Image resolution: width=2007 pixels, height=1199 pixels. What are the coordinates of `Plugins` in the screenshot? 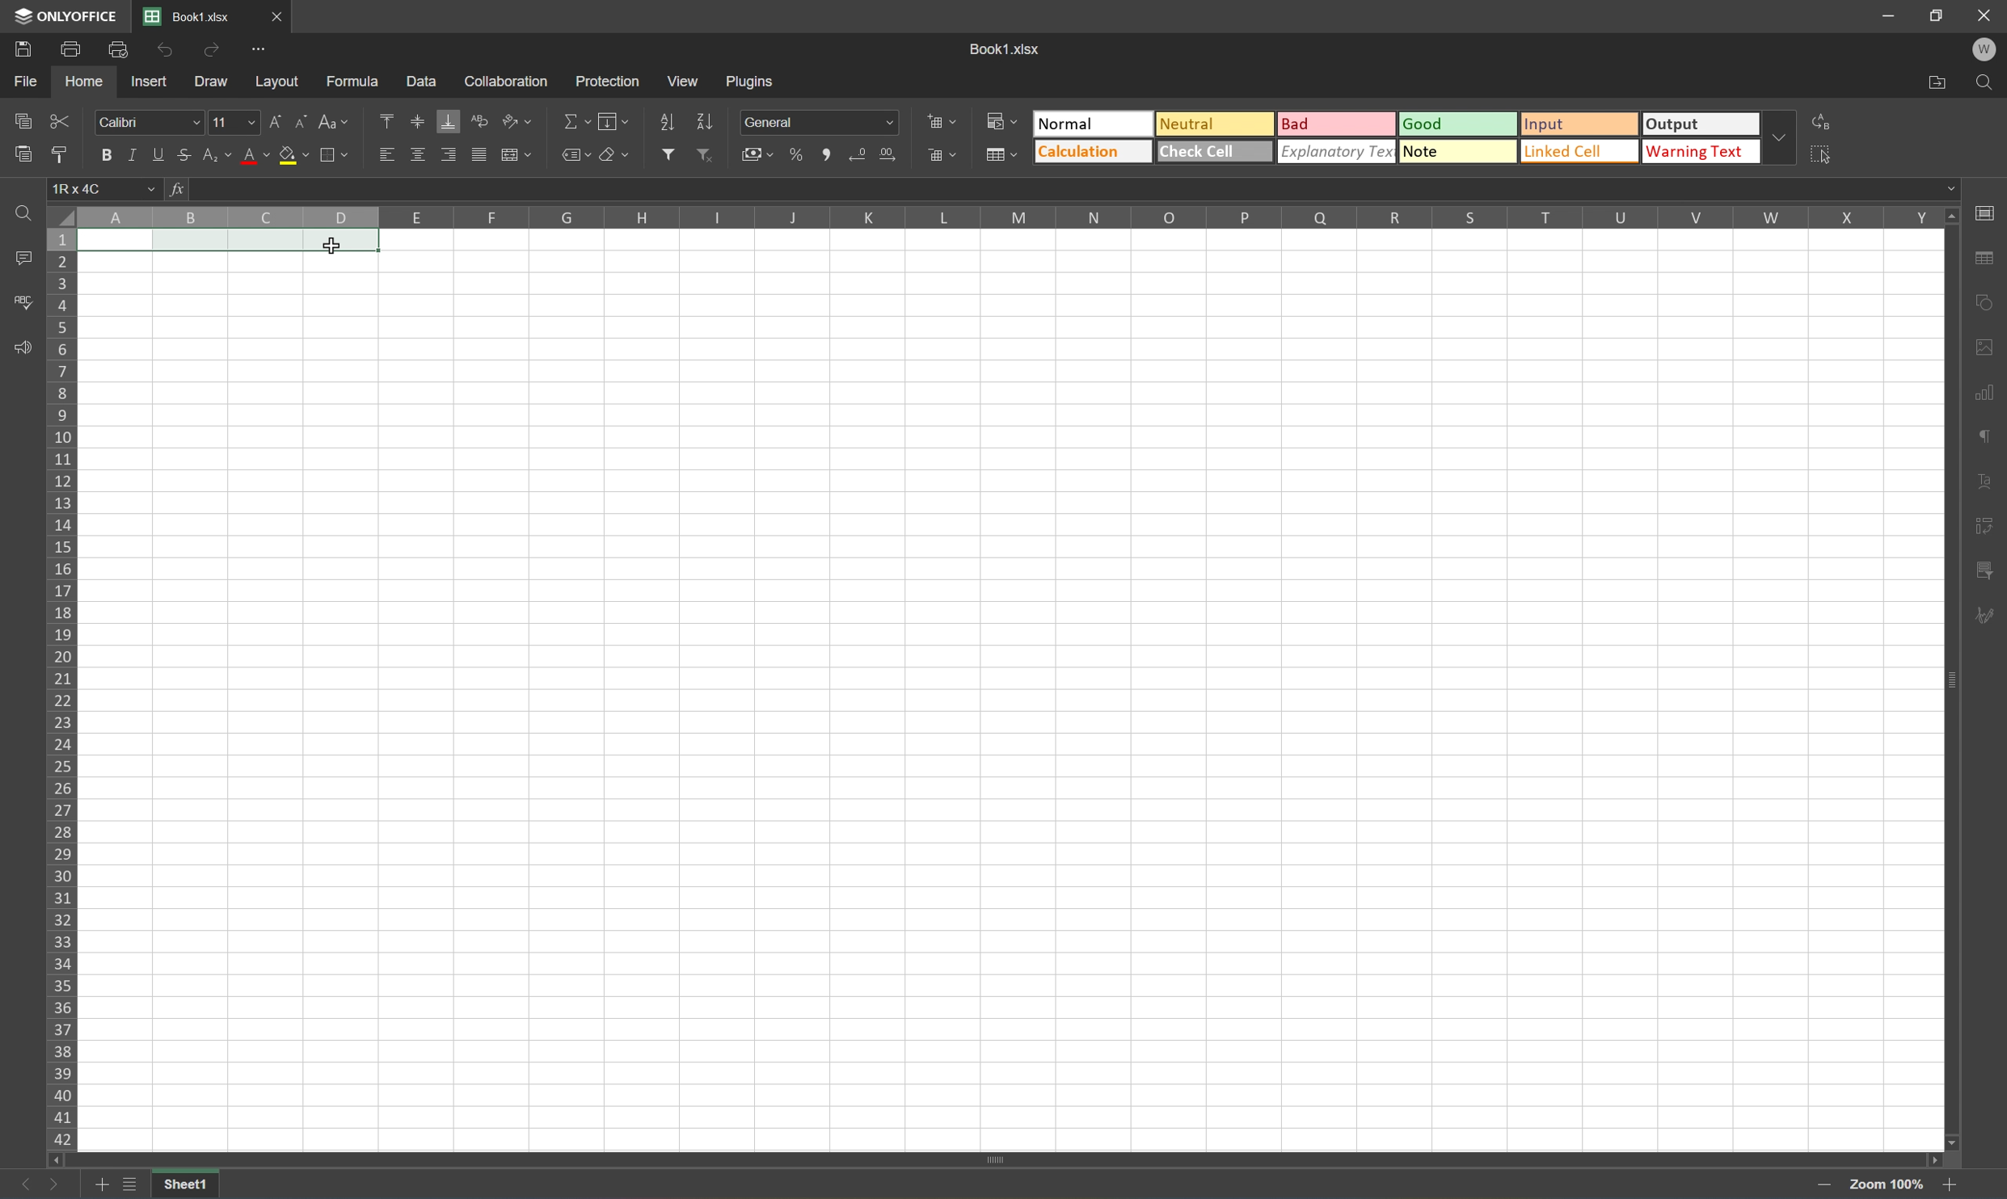 It's located at (752, 81).